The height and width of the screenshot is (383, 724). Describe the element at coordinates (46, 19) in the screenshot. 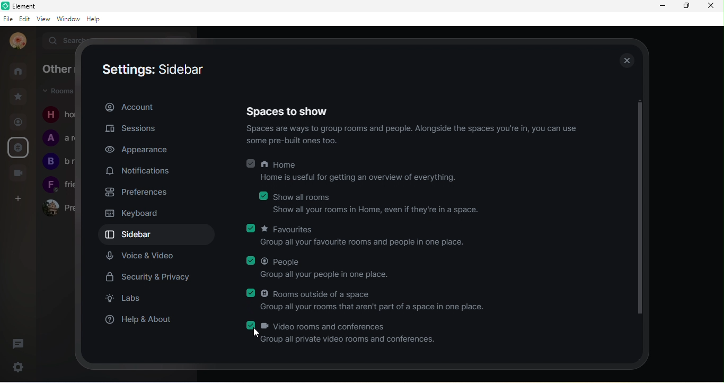

I see `view` at that location.